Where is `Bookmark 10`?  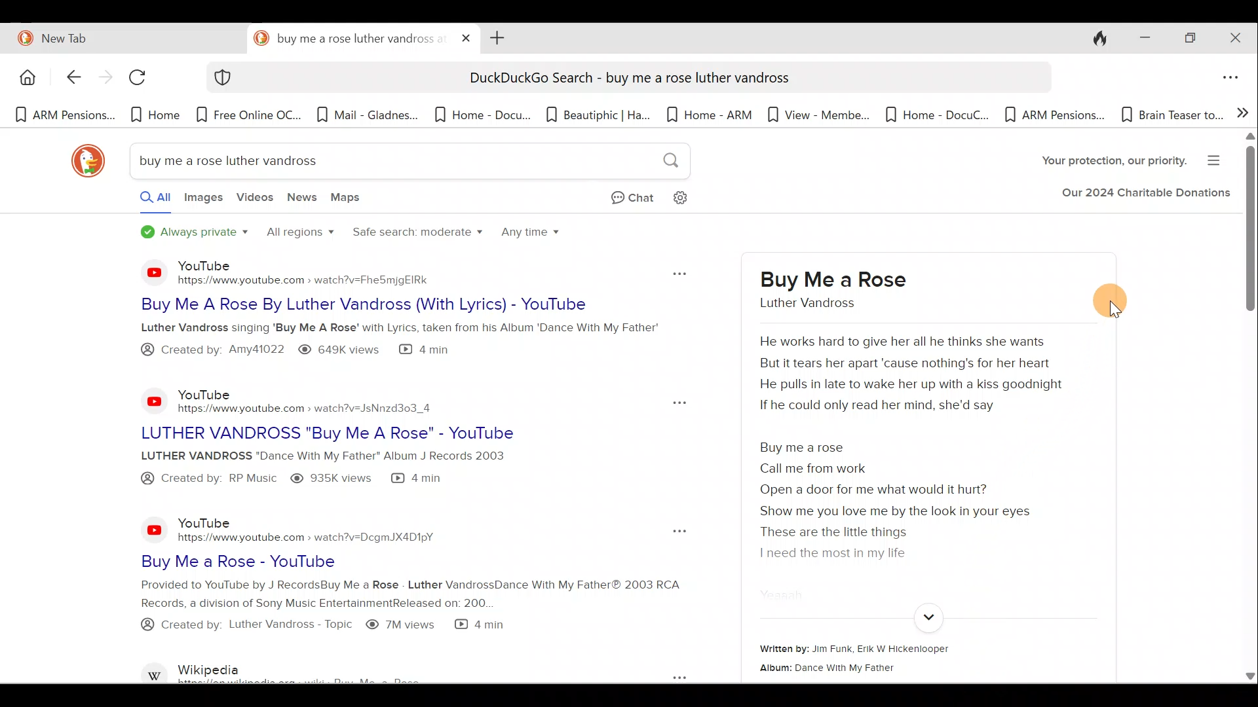
Bookmark 10 is located at coordinates (1055, 116).